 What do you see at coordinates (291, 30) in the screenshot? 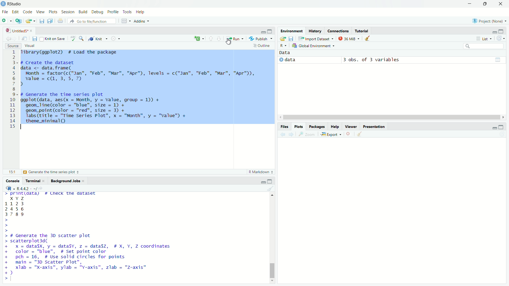
I see `environment` at bounding box center [291, 30].